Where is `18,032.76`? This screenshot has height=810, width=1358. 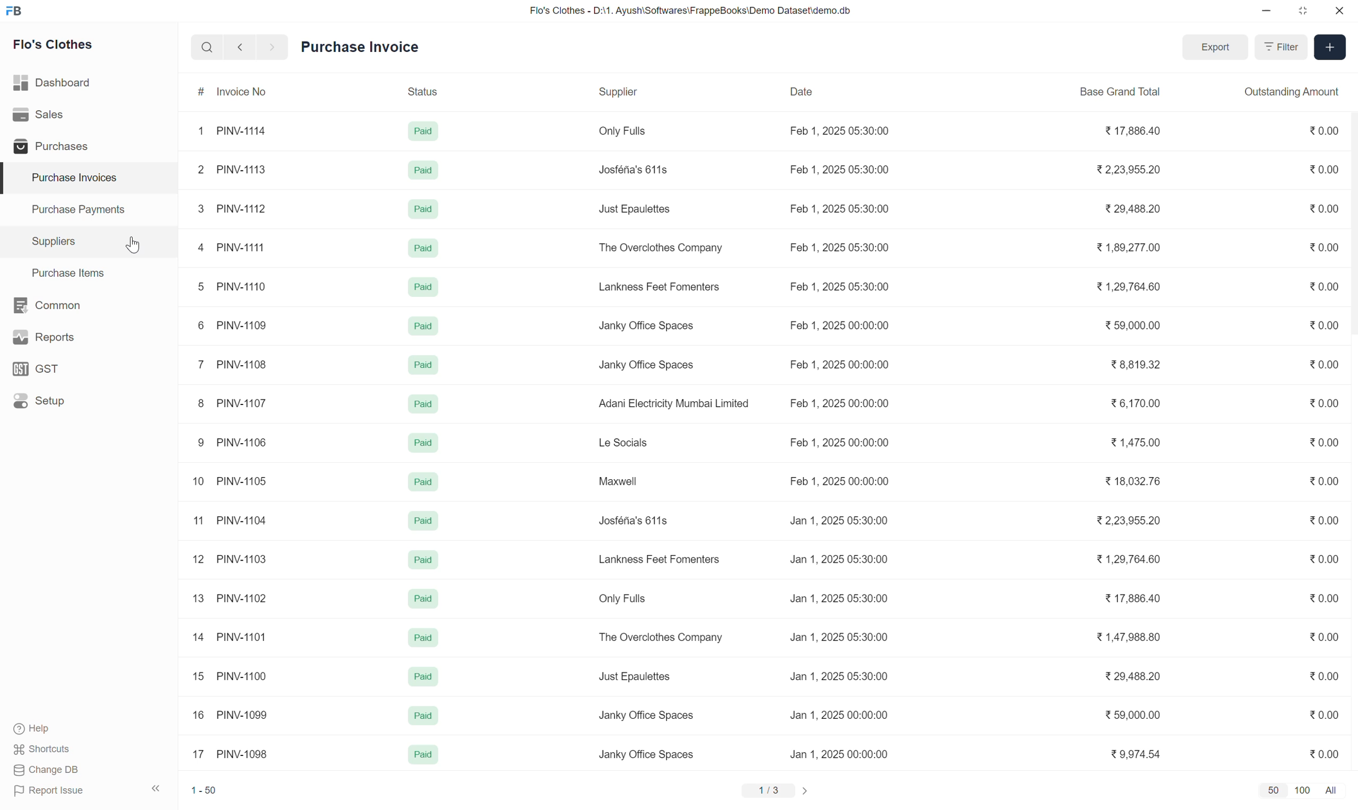
18,032.76 is located at coordinates (1136, 481).